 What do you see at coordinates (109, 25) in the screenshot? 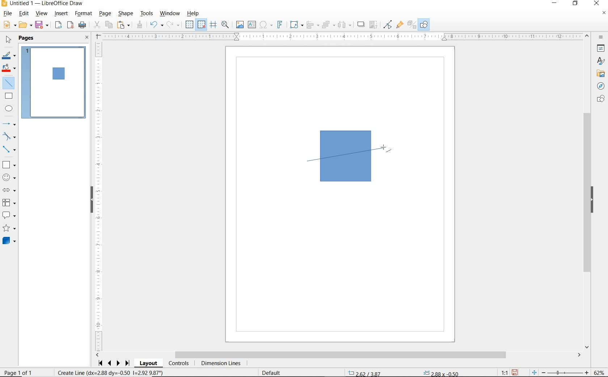
I see `COPY` at bounding box center [109, 25].